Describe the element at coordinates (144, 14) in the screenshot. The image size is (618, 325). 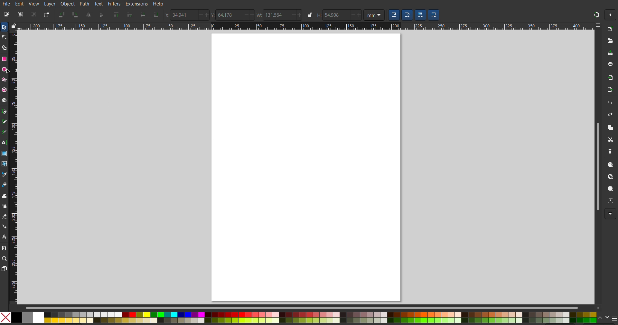
I see `Send one layer down` at that location.